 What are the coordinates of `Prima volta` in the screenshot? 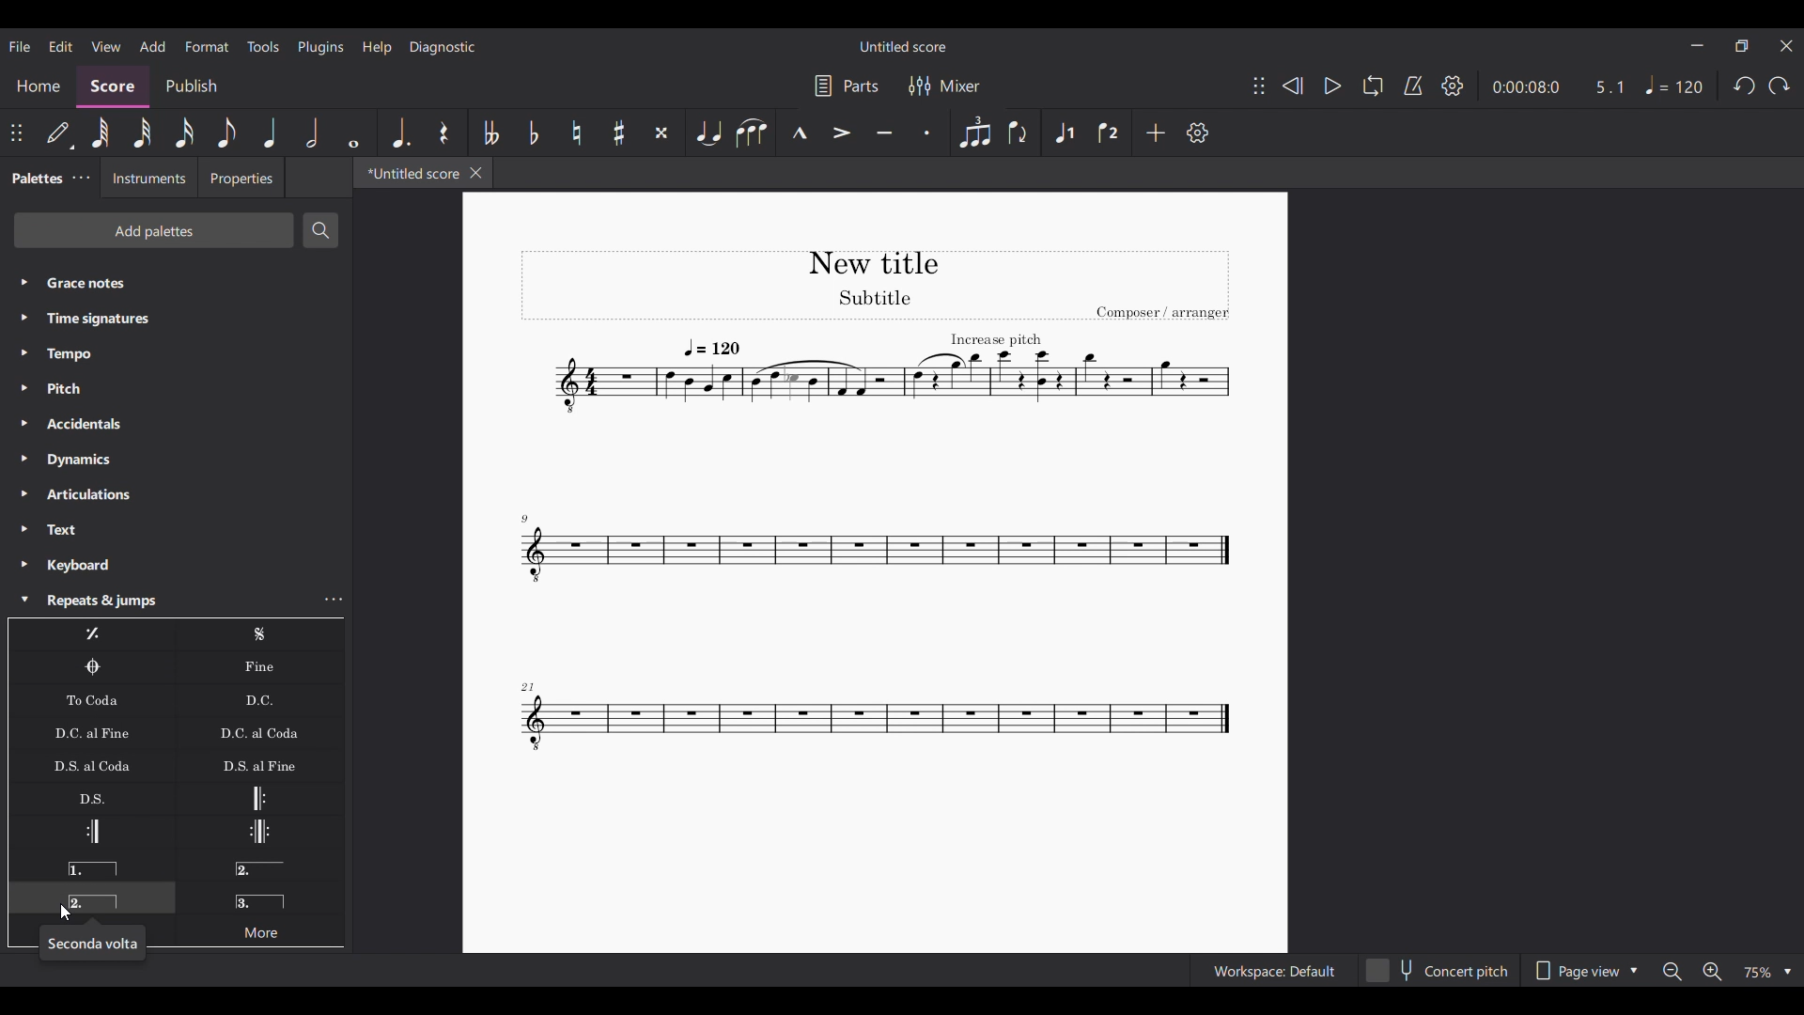 It's located at (91, 865).